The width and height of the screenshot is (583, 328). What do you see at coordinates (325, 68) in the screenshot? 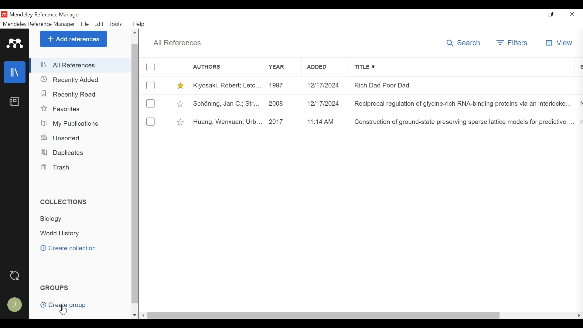
I see `Added` at bounding box center [325, 68].